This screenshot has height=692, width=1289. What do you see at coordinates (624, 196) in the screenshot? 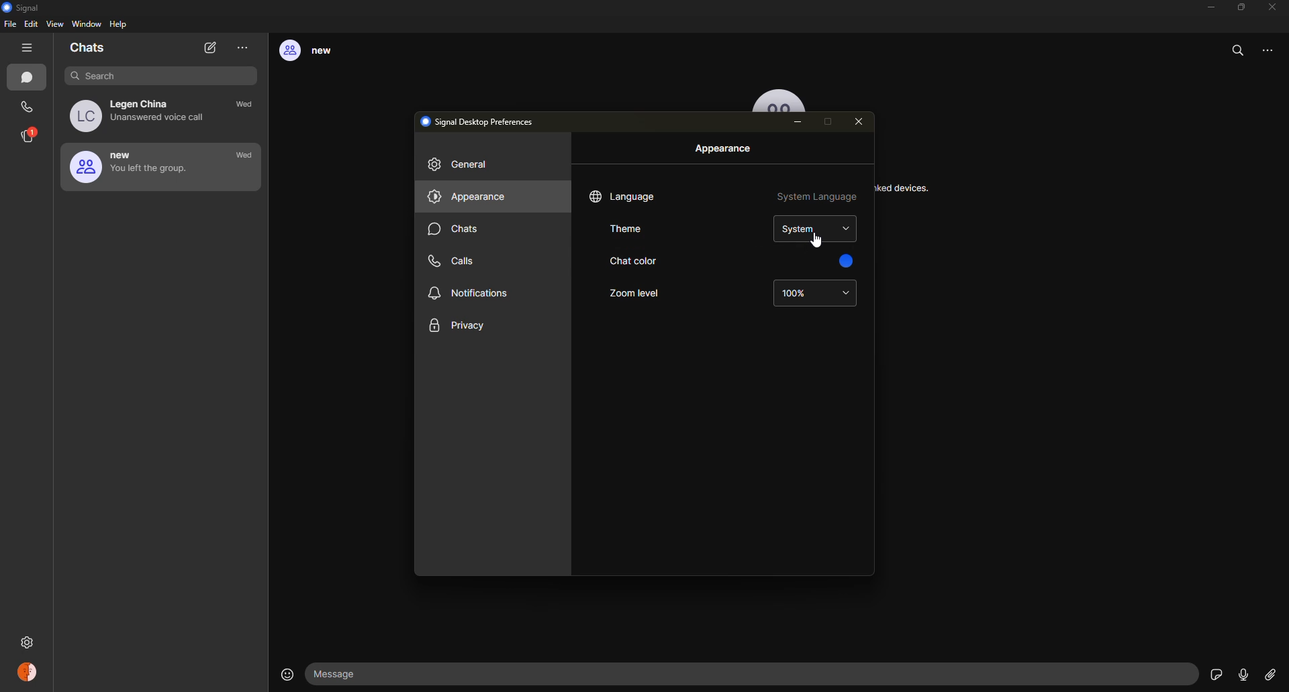
I see `language` at bounding box center [624, 196].